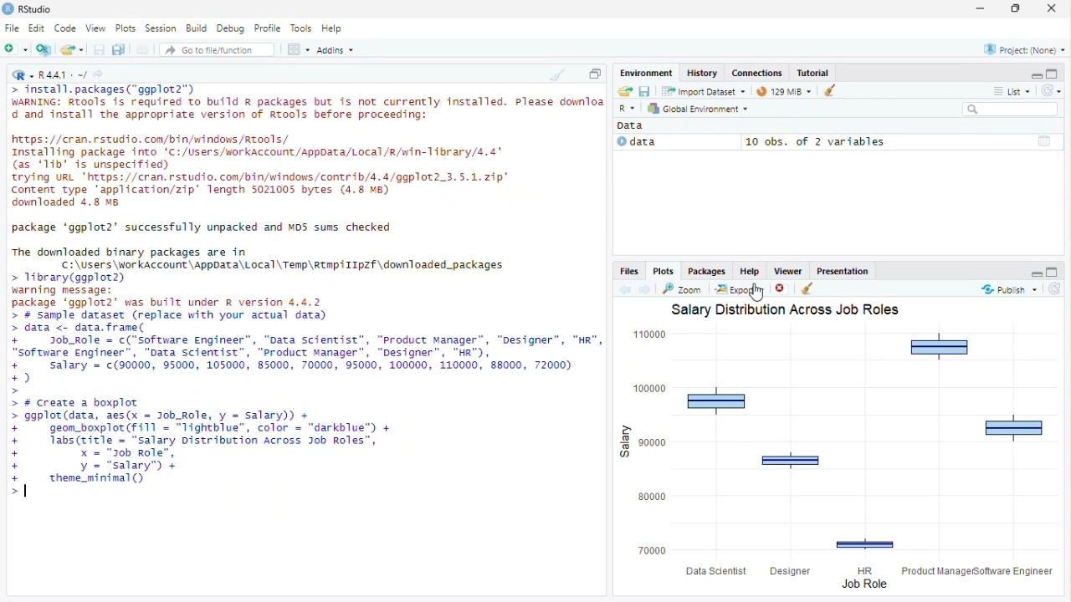  I want to click on Open an existing file, so click(72, 48).